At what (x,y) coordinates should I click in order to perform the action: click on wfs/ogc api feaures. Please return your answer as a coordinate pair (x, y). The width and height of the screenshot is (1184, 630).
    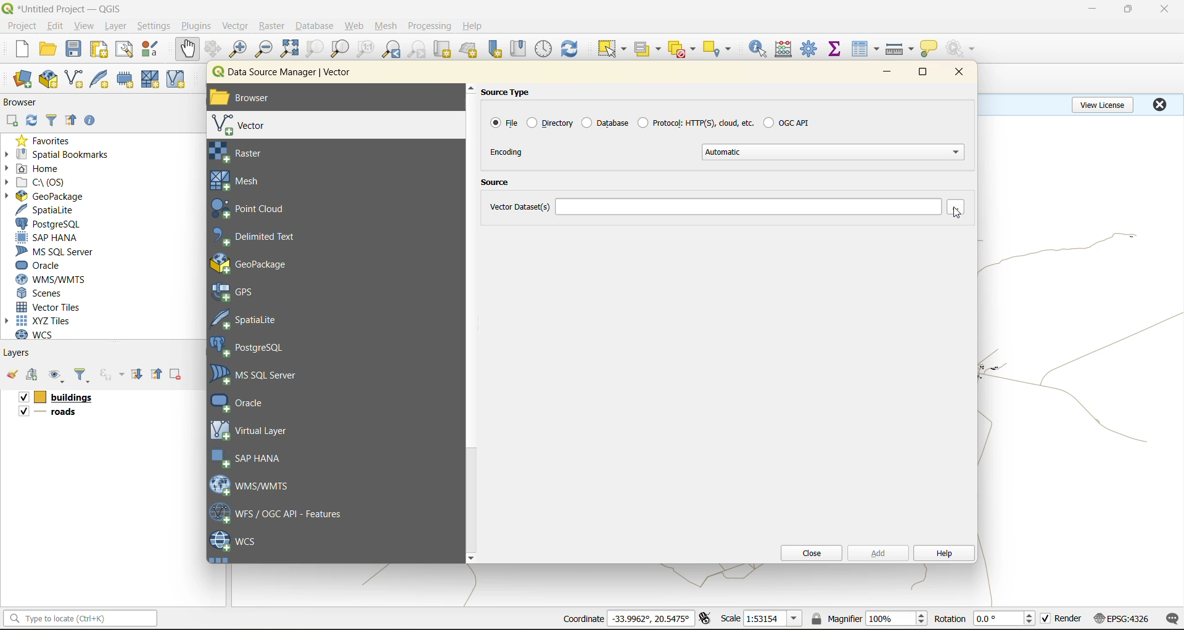
    Looking at the image, I should click on (283, 513).